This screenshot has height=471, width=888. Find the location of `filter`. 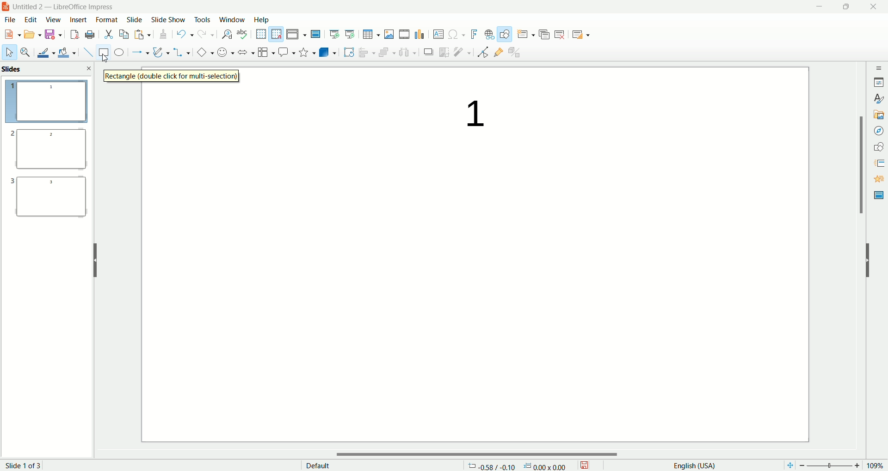

filter is located at coordinates (462, 52).